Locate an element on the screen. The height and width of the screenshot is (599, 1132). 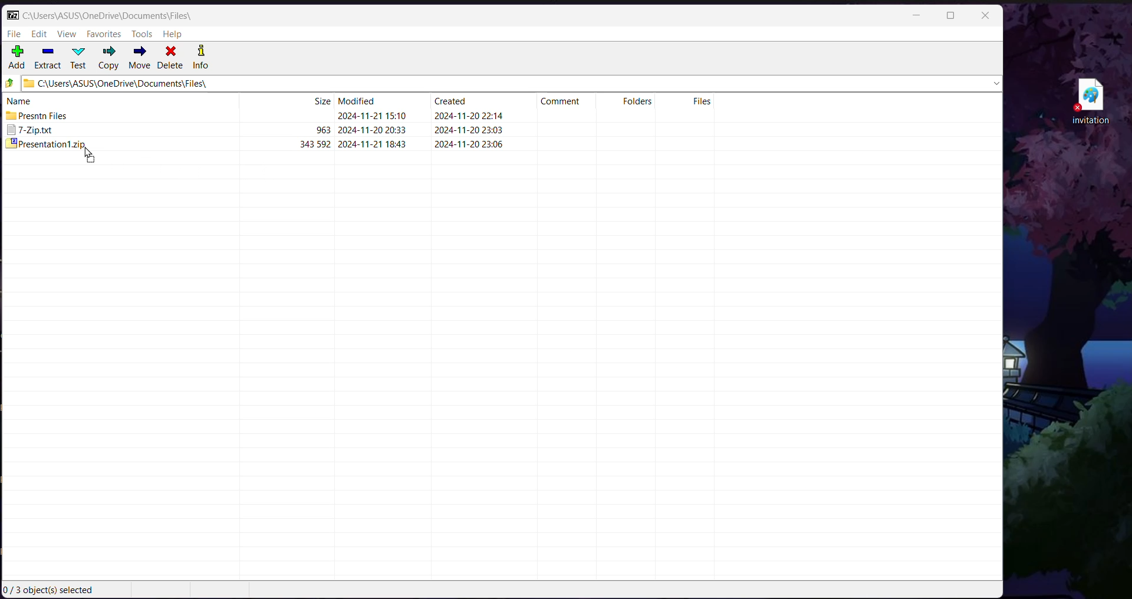
Delete is located at coordinates (172, 58).